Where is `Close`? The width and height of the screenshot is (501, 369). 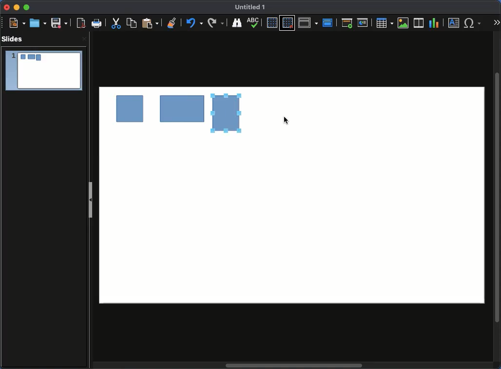
Close is located at coordinates (7, 7).